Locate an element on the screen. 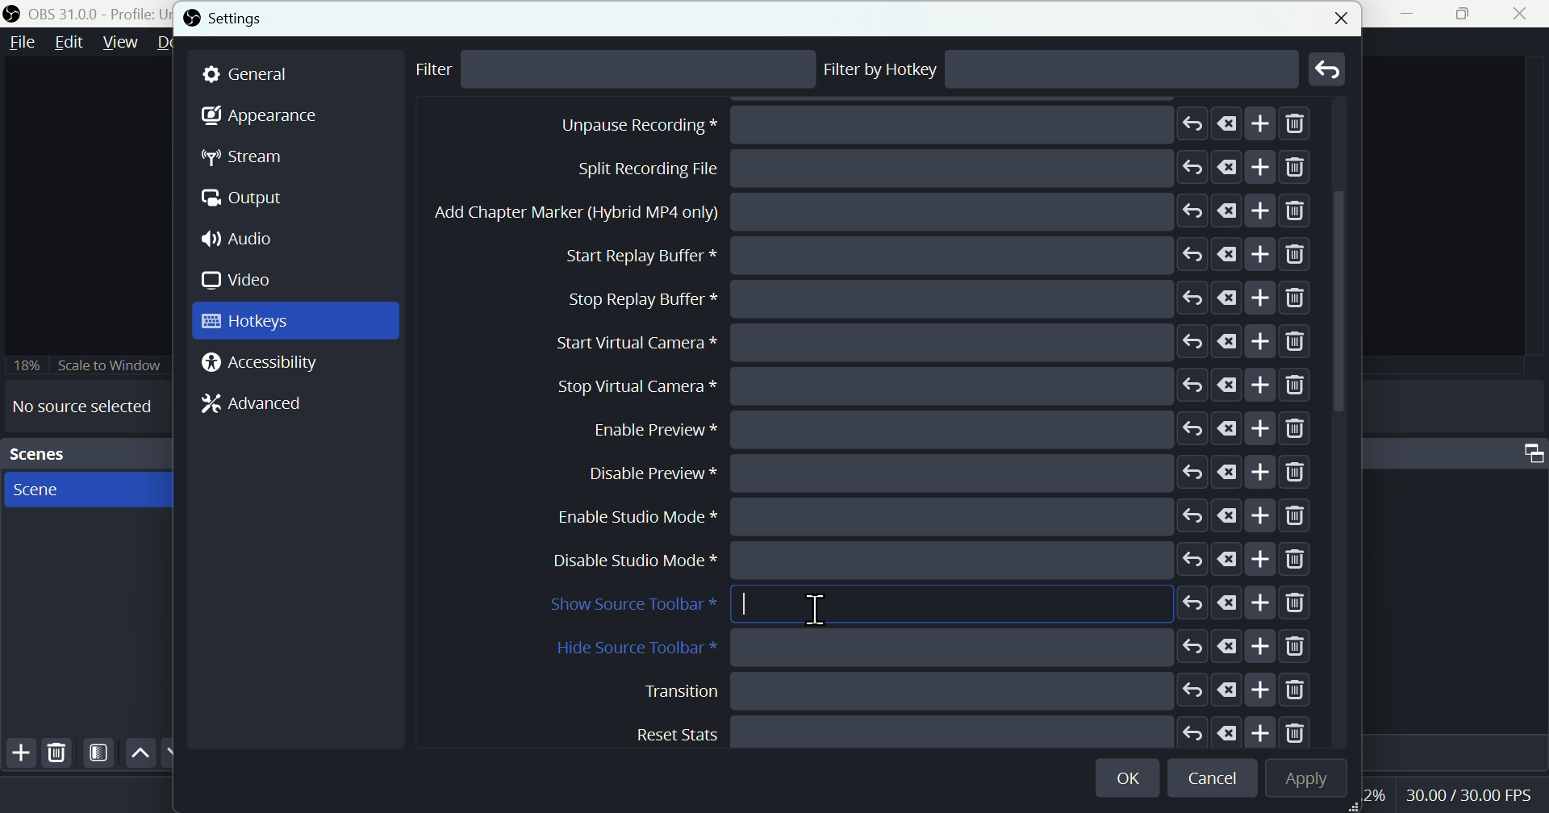 The height and width of the screenshot is (813, 1549). Output is located at coordinates (251, 200).